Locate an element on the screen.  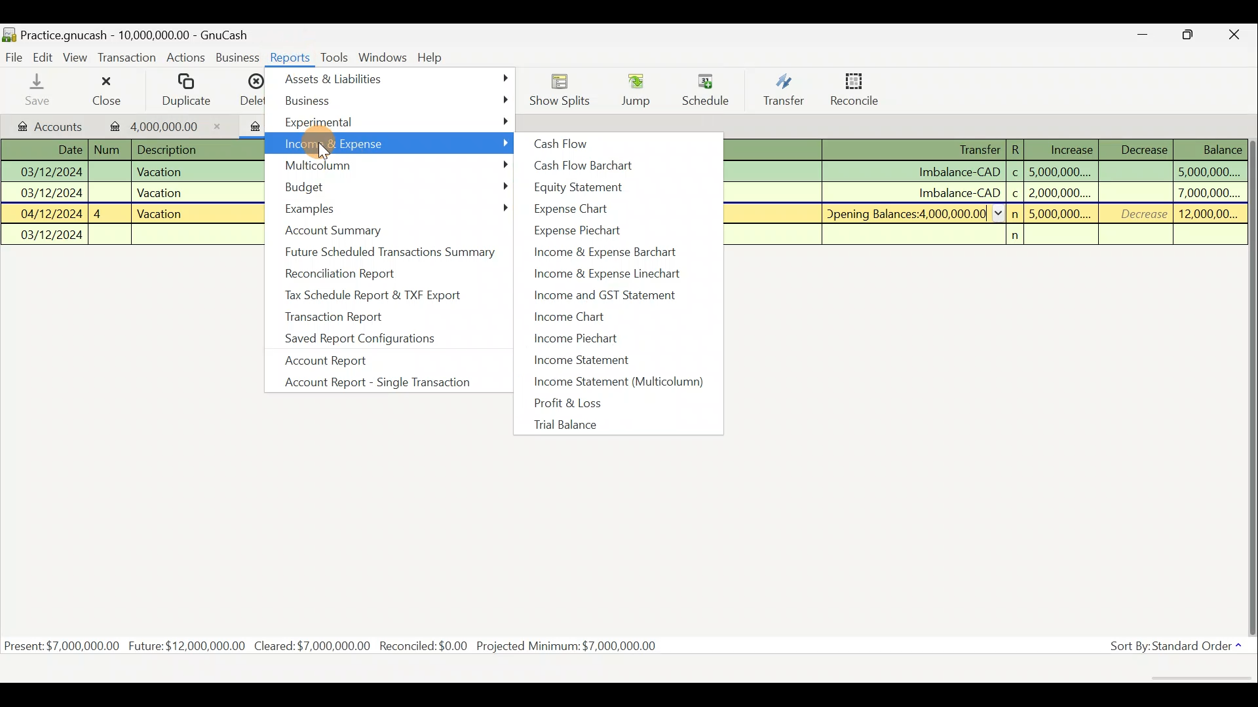
Profit & loss is located at coordinates (609, 403).